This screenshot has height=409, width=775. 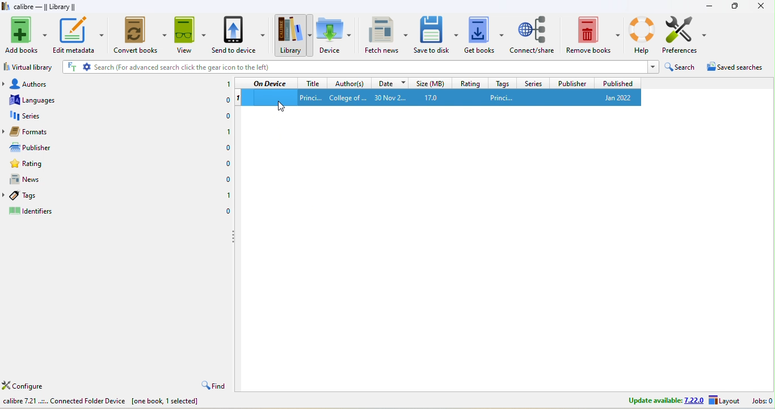 I want to click on saved searches, so click(x=736, y=69).